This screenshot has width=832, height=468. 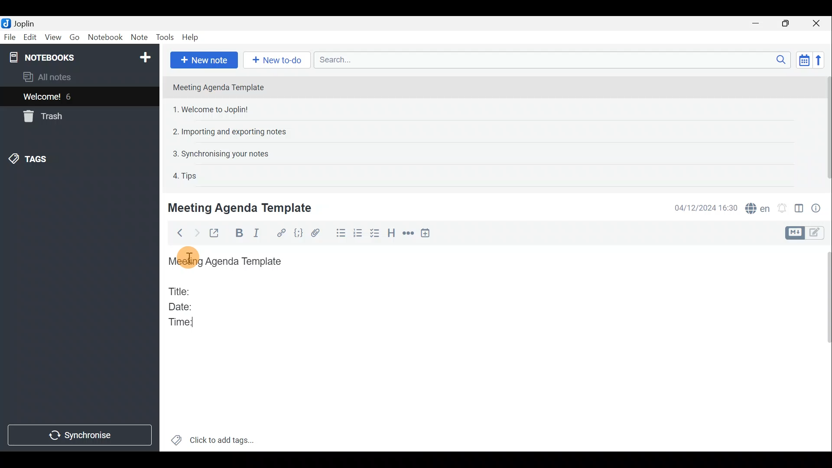 What do you see at coordinates (163, 36) in the screenshot?
I see `Tools` at bounding box center [163, 36].